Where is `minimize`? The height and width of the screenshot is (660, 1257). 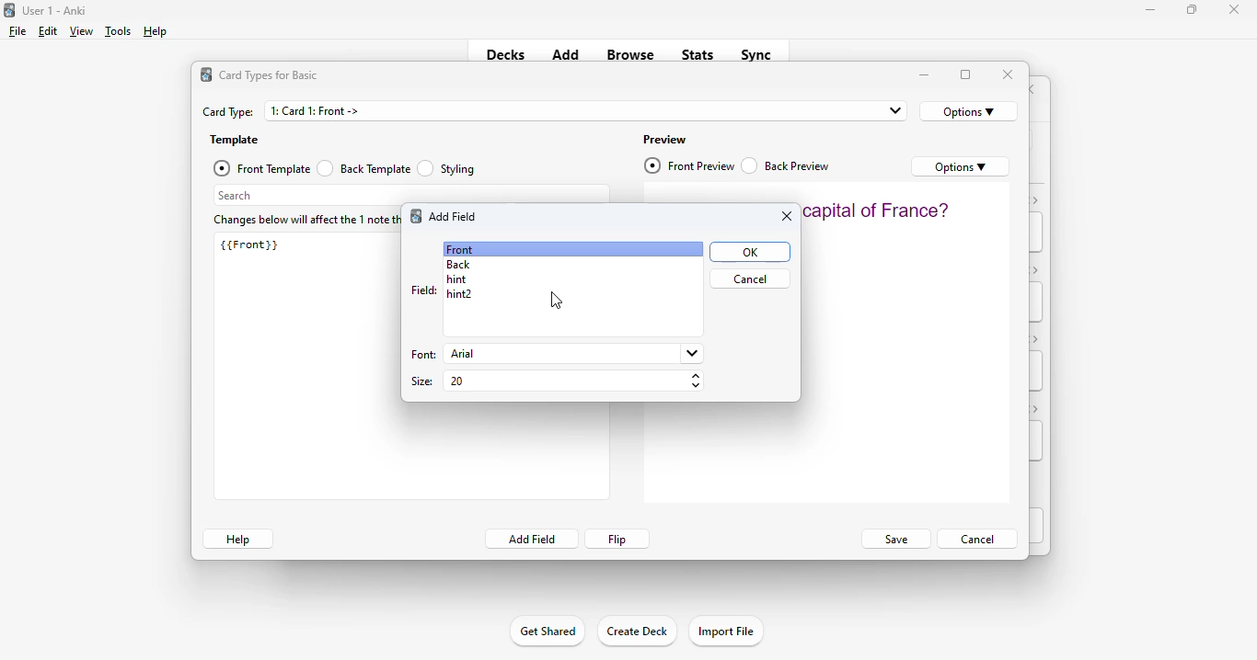 minimize is located at coordinates (1151, 9).